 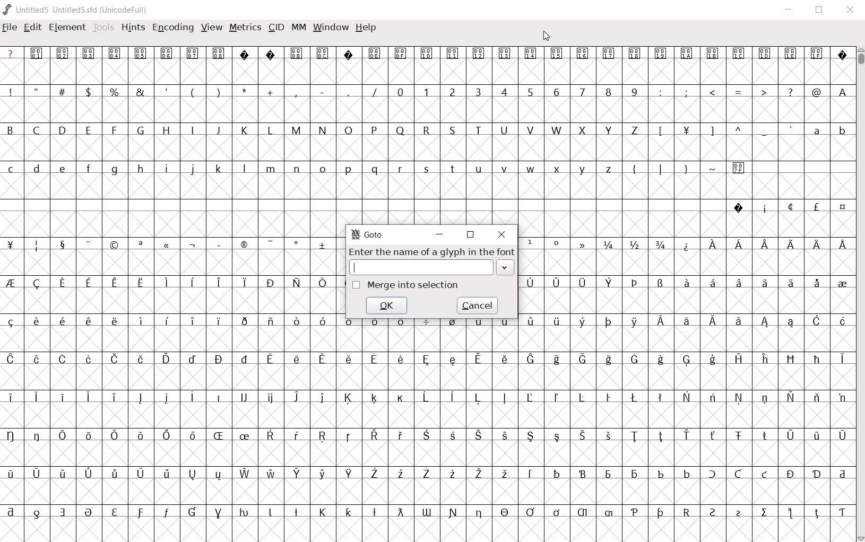 What do you see at coordinates (842, 435) in the screenshot?
I see `Symbol` at bounding box center [842, 435].